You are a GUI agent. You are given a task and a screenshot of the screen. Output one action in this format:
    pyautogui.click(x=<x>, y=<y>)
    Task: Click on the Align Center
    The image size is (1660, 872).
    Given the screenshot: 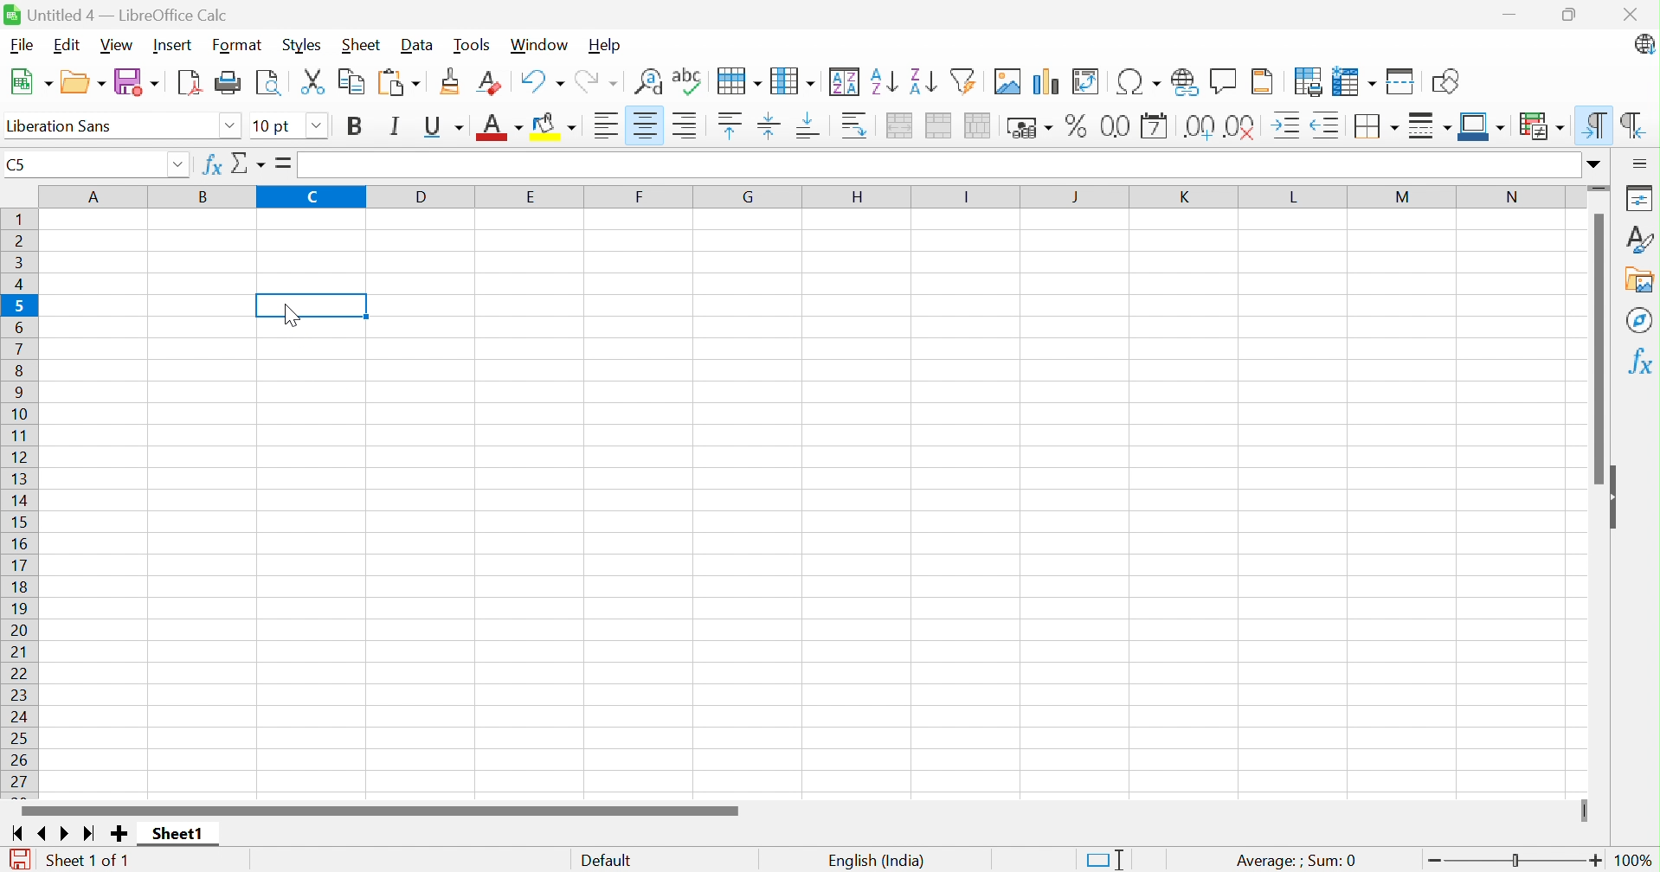 What is the action you would take?
    pyautogui.click(x=645, y=125)
    